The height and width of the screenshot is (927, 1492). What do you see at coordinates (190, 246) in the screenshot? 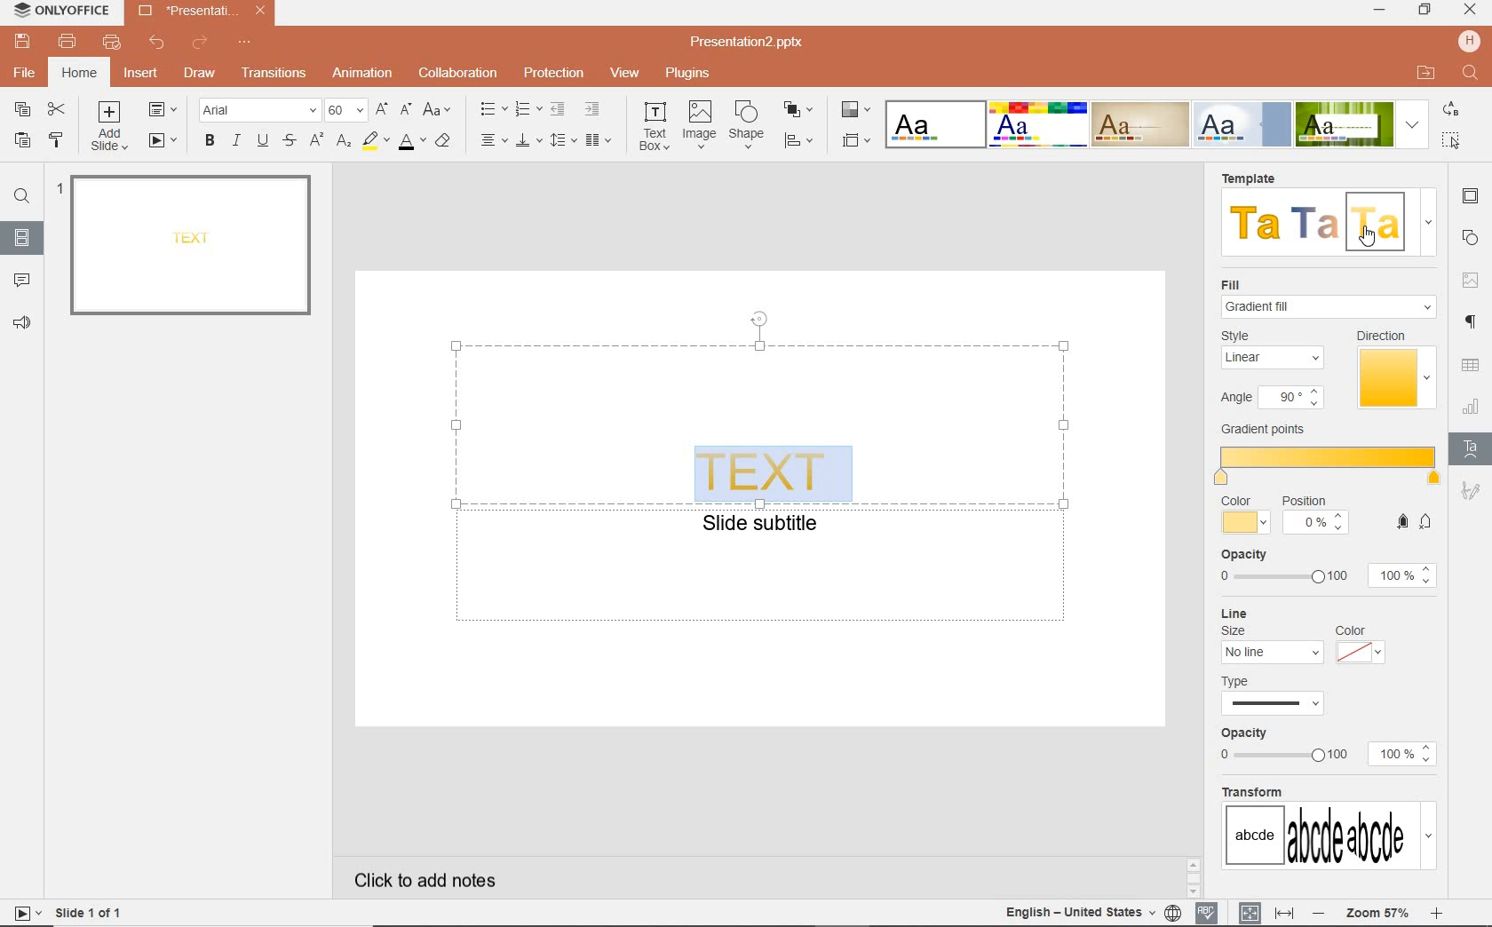
I see `SLIDE1` at bounding box center [190, 246].